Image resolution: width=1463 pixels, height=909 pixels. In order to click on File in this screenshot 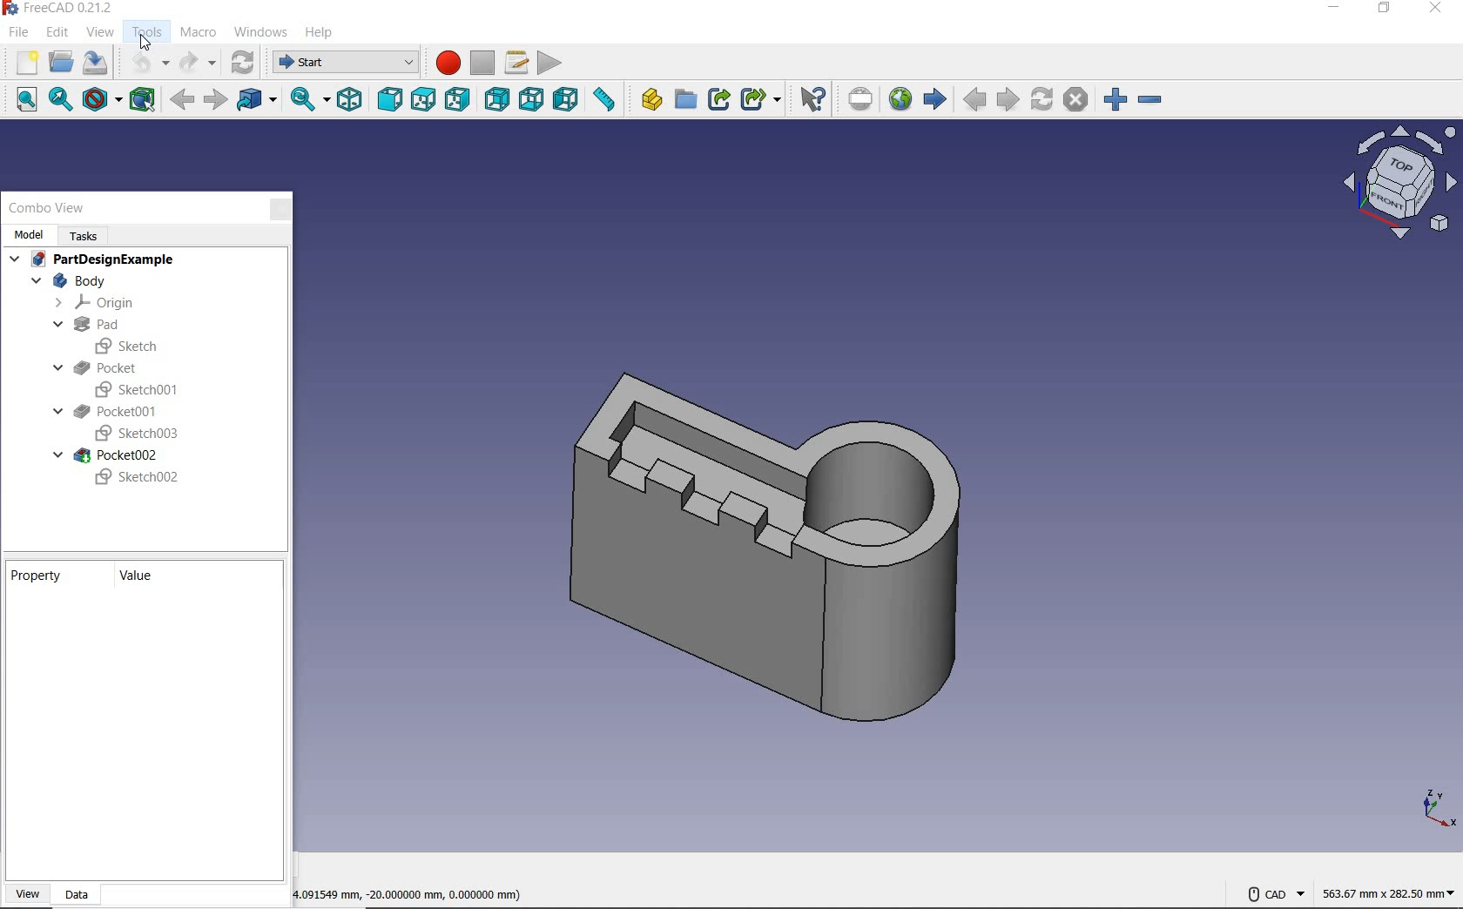, I will do `click(19, 32)`.